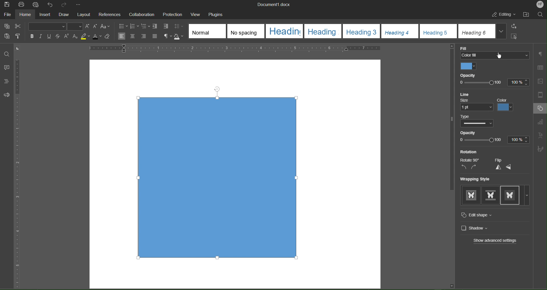  What do you see at coordinates (493, 56) in the screenshot?
I see `Color Fill` at bounding box center [493, 56].